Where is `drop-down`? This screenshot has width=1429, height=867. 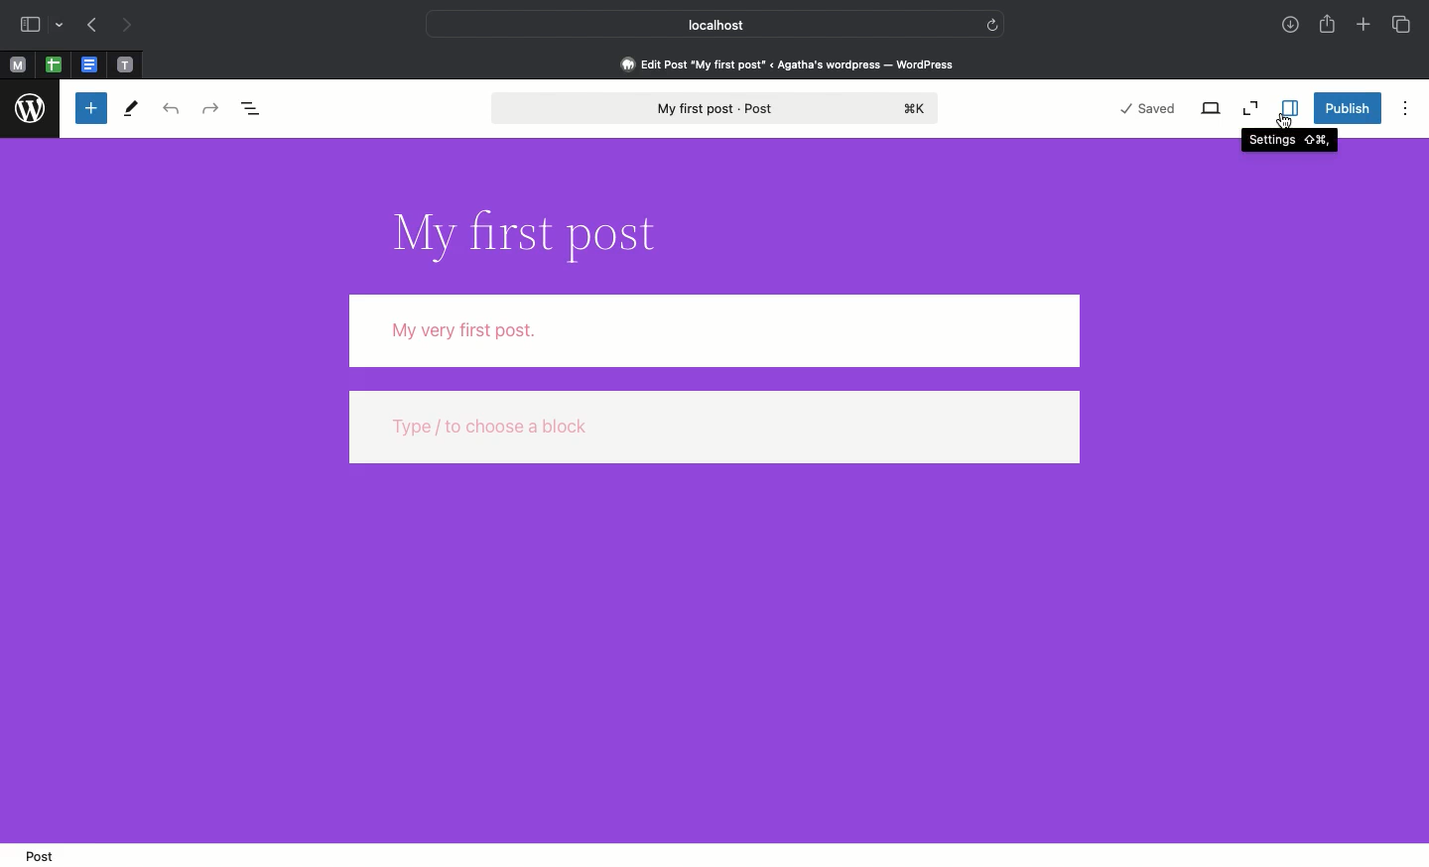
drop-down is located at coordinates (62, 23).